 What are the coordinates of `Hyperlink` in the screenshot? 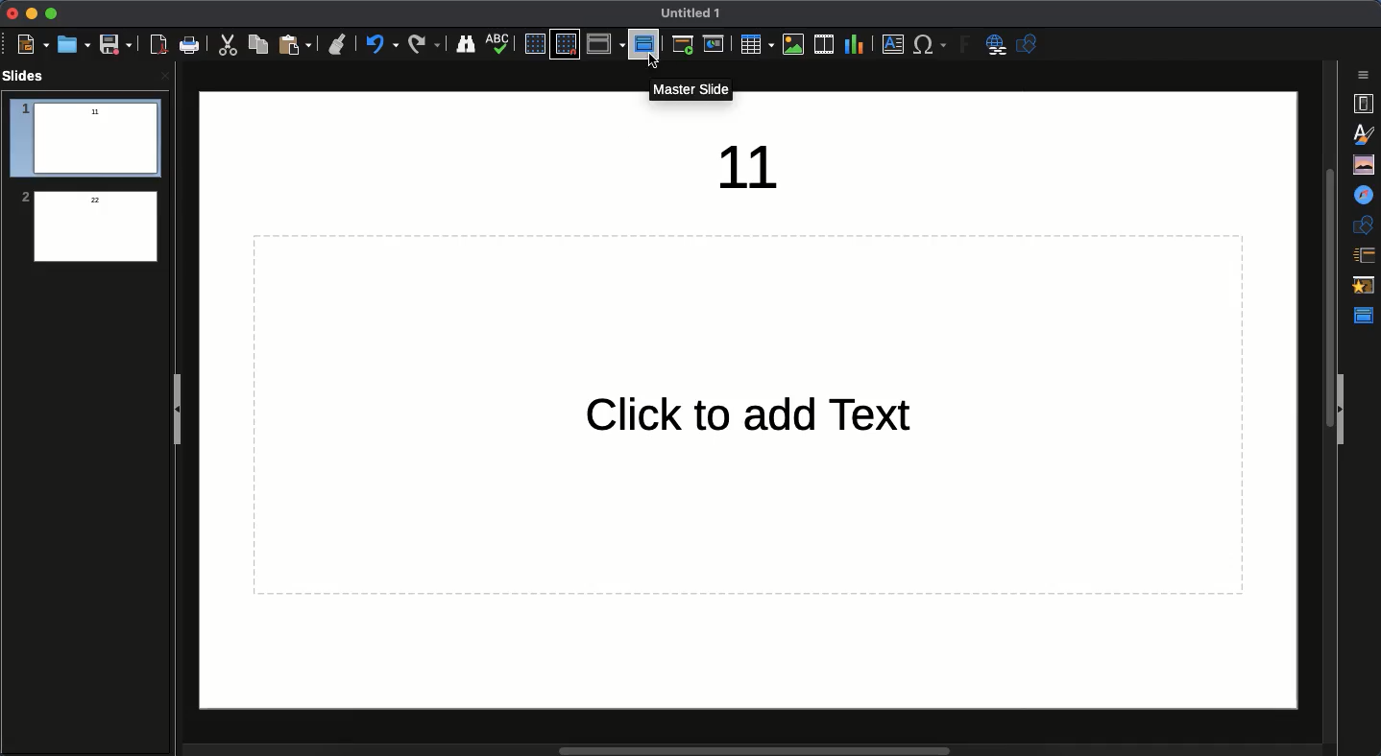 It's located at (999, 46).